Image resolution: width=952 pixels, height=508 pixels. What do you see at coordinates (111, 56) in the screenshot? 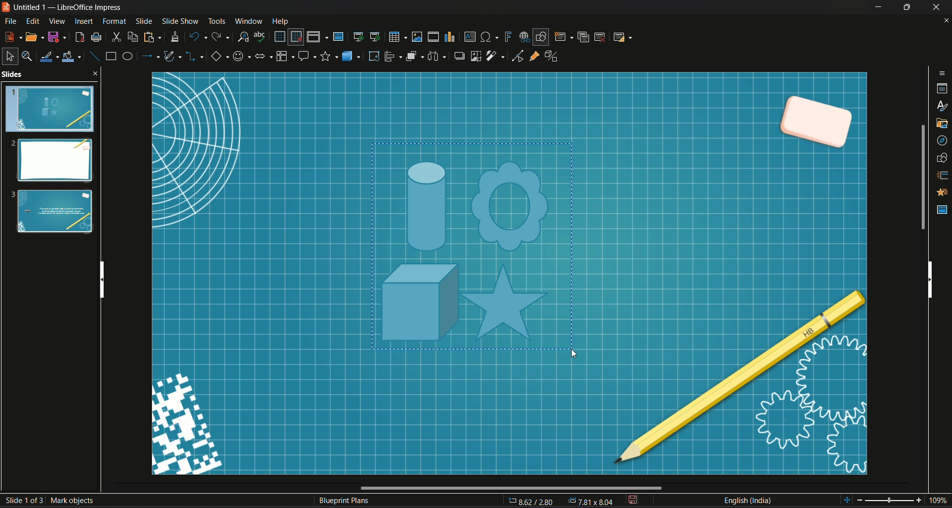
I see `rectangle` at bounding box center [111, 56].